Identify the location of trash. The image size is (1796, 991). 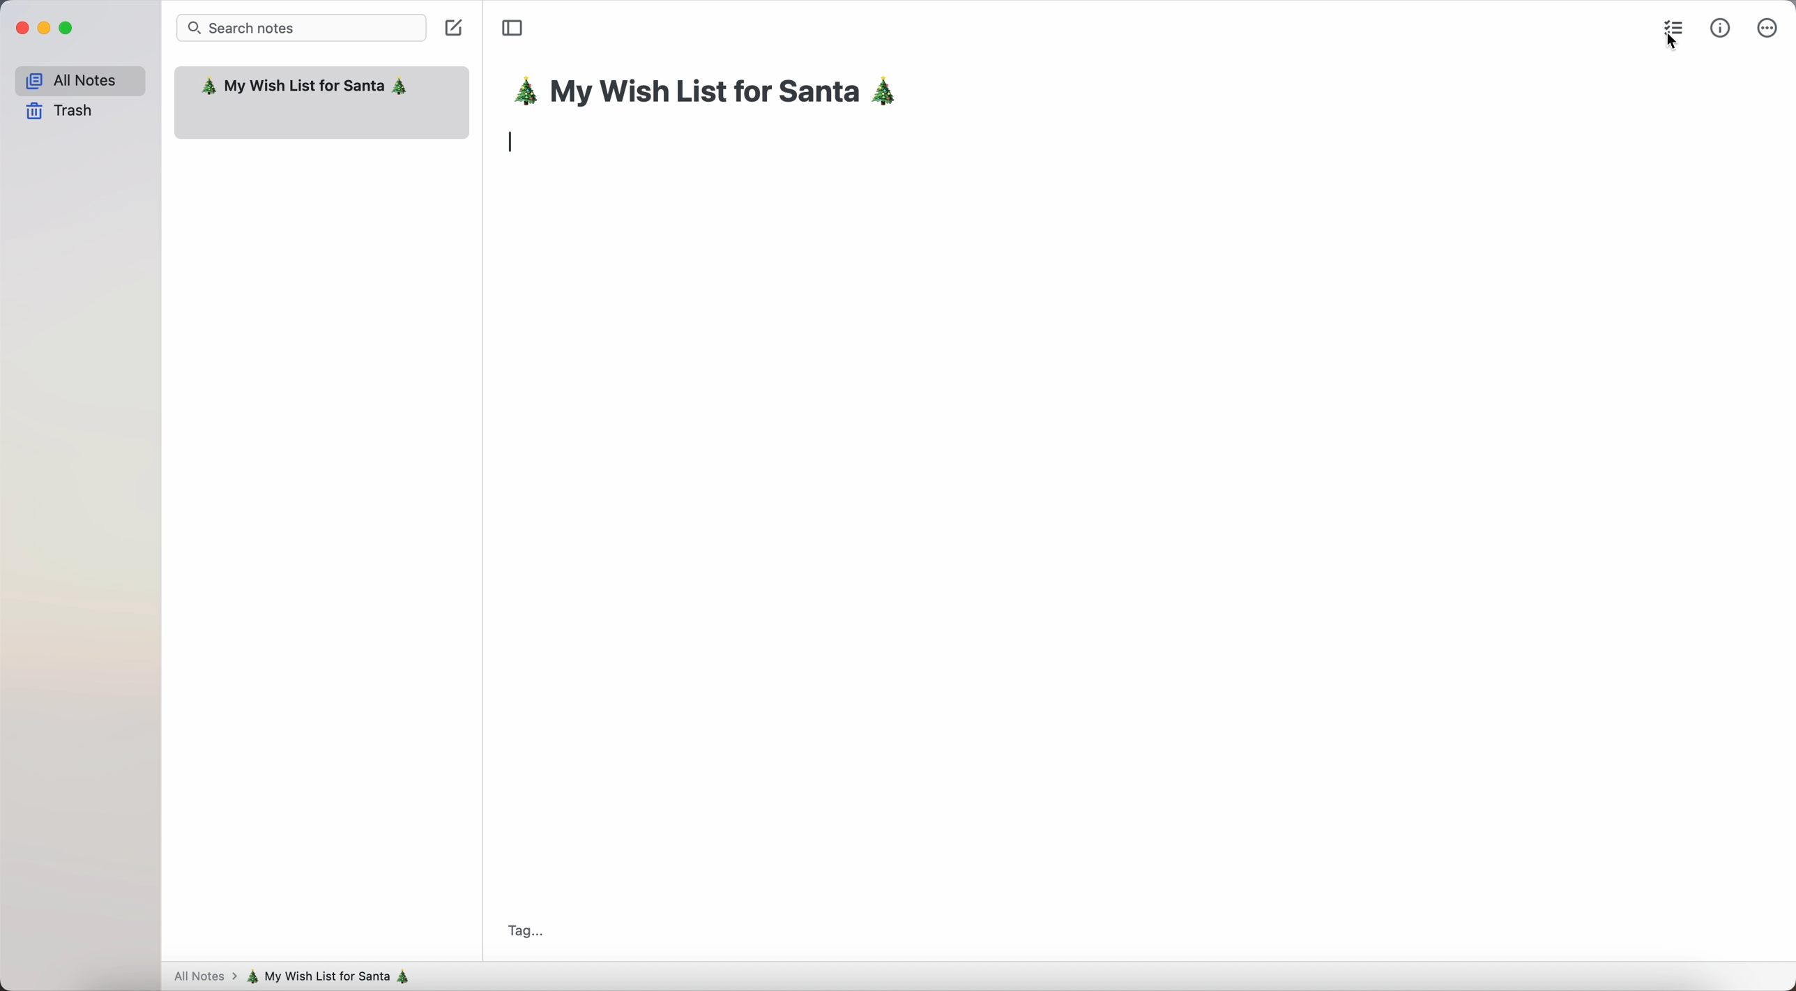
(61, 112).